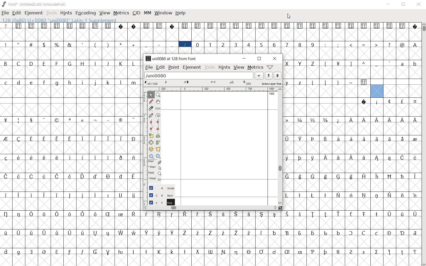 The image size is (426, 266). What do you see at coordinates (185, 45) in the screenshot?
I see `glyph` at bounding box center [185, 45].